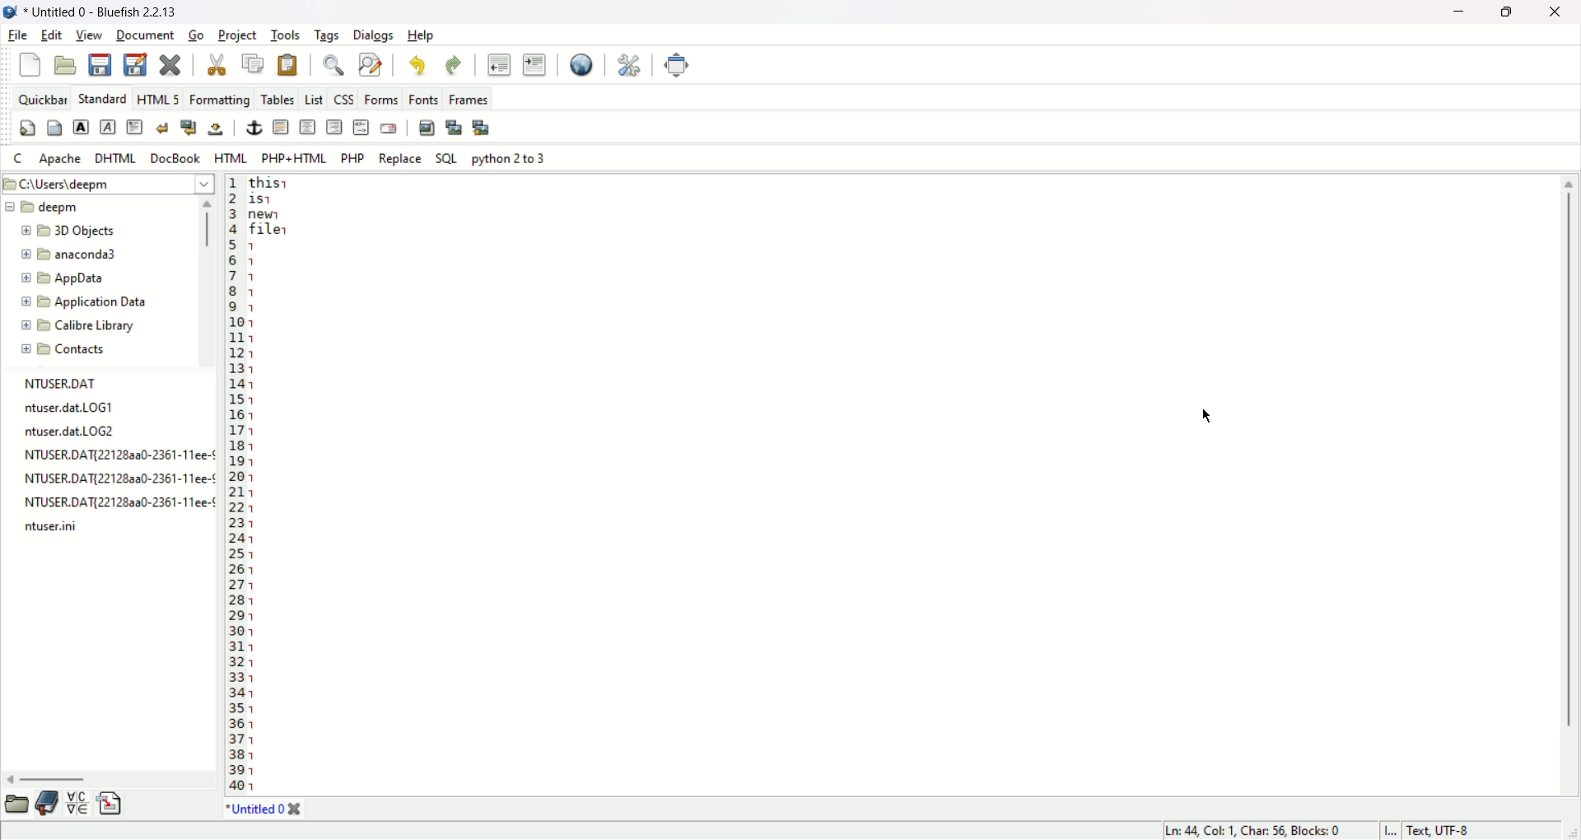 Image resolution: width=1581 pixels, height=840 pixels. What do you see at coordinates (1214, 422) in the screenshot?
I see `Cursor` at bounding box center [1214, 422].